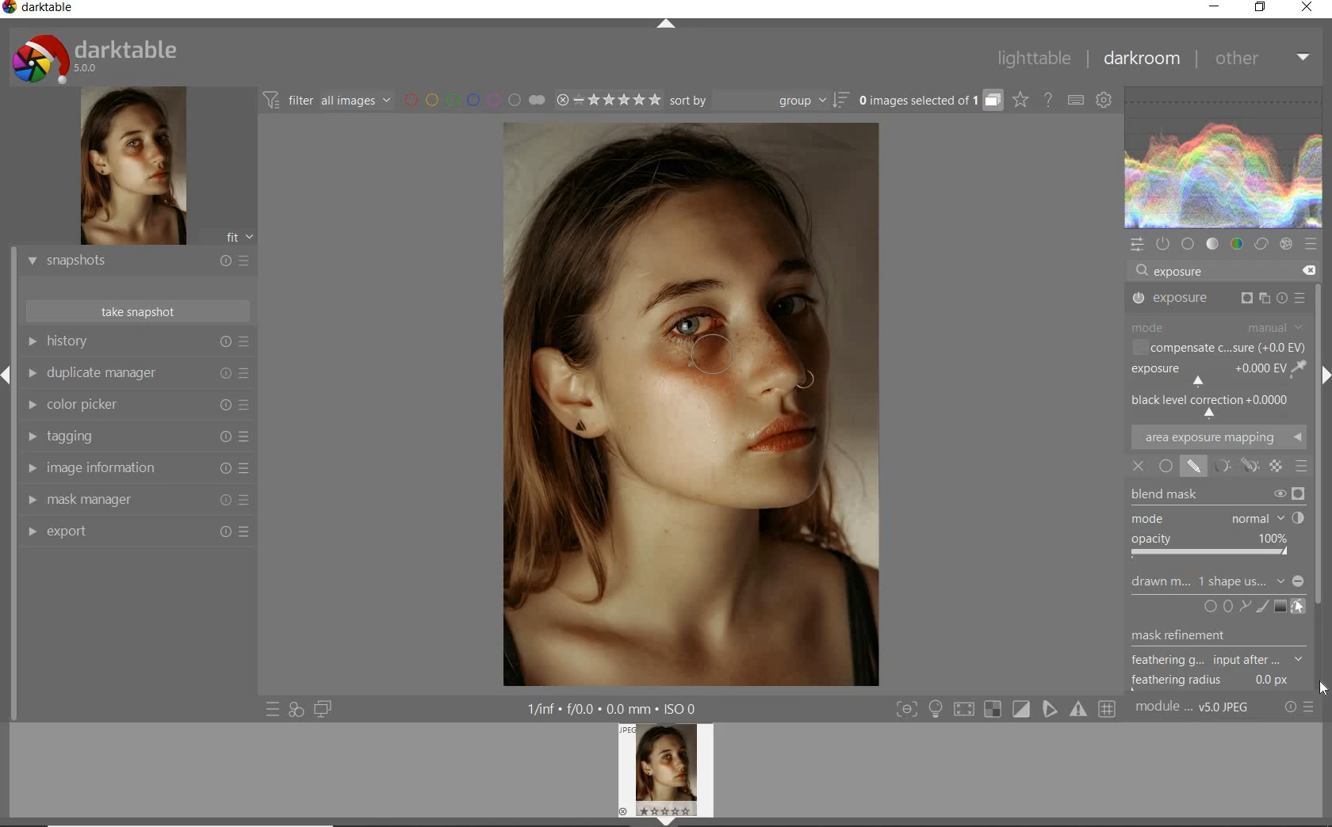  Describe the element at coordinates (1196, 468) in the screenshot. I see `drawn musk` at that location.